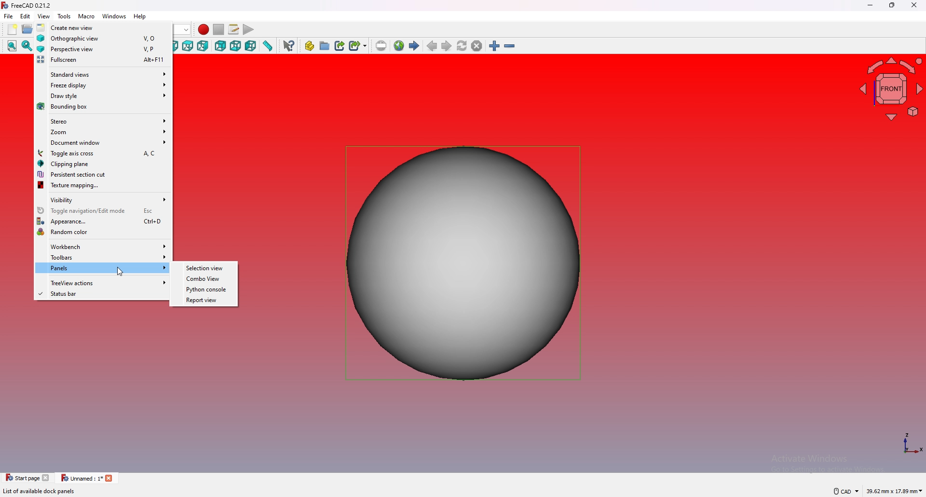 The height and width of the screenshot is (497, 926). Describe the element at coordinates (103, 96) in the screenshot. I see `draw style` at that location.